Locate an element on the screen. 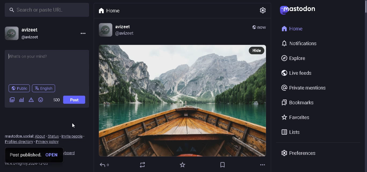  bookmark is located at coordinates (222, 165).